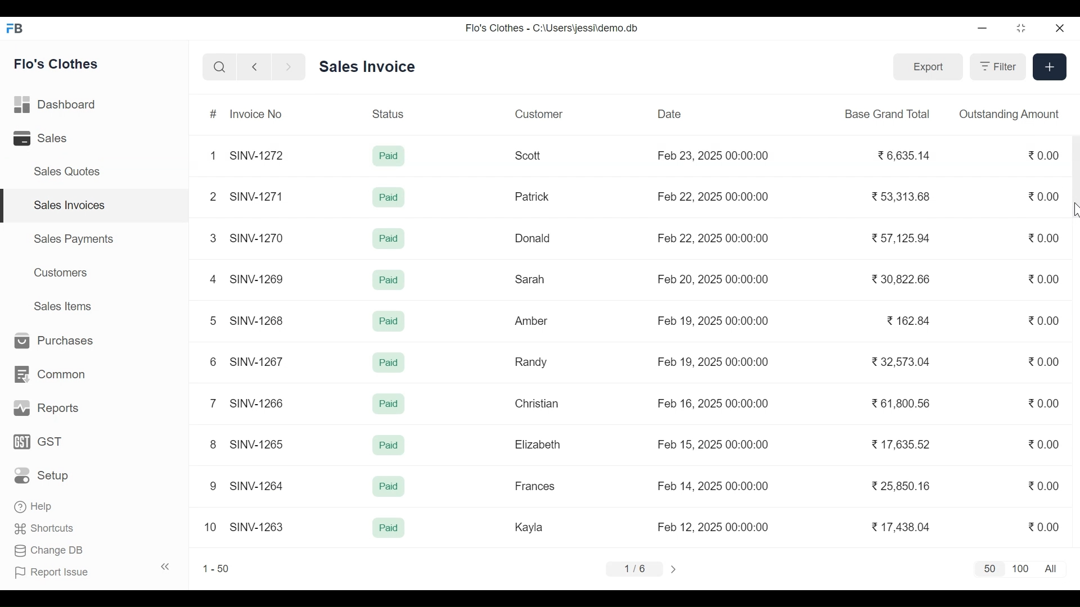 The image size is (1080, 607). Describe the element at coordinates (902, 361) in the screenshot. I see `32,573.04` at that location.